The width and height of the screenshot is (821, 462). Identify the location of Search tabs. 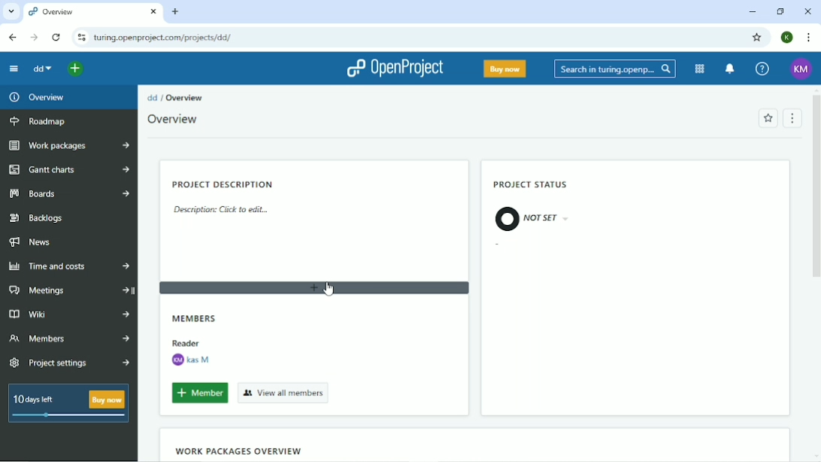
(11, 11).